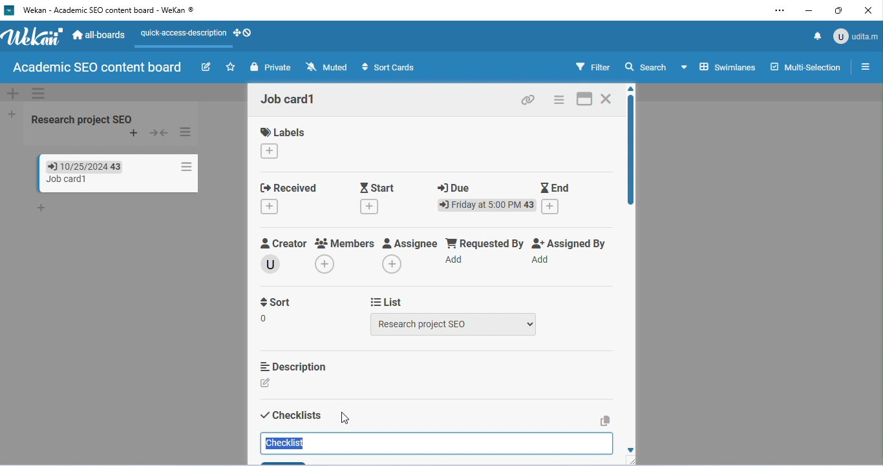 This screenshot has height=466, width=883. I want to click on start, so click(379, 187).